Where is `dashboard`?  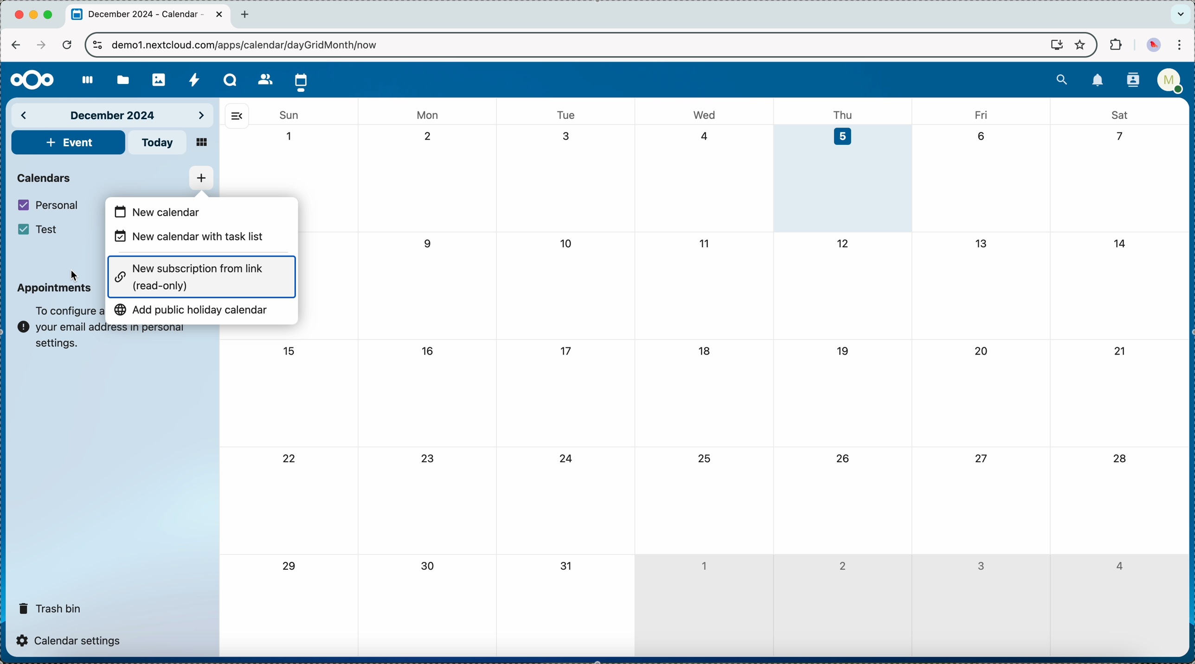 dashboard is located at coordinates (84, 81).